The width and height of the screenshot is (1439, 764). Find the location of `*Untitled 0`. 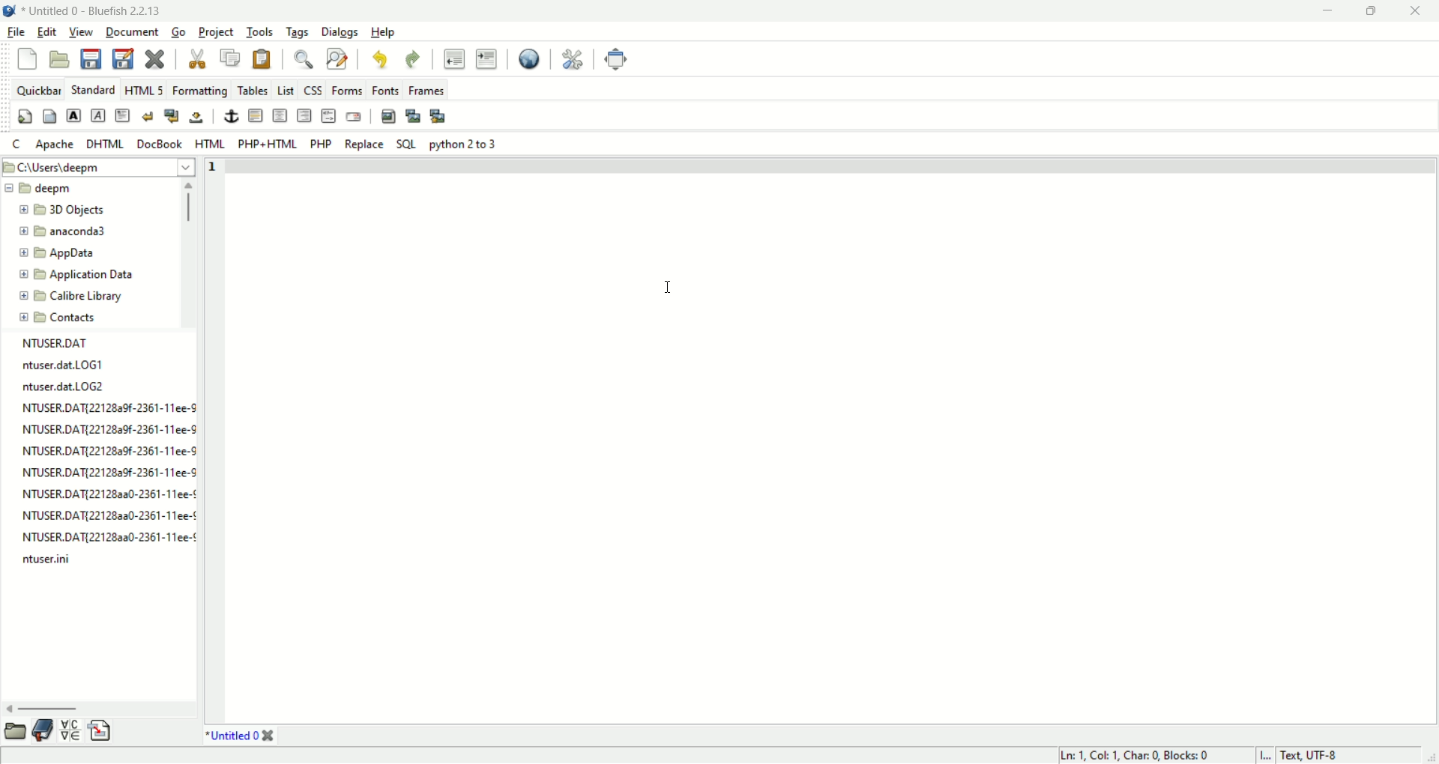

*Untitled 0 is located at coordinates (241, 736).